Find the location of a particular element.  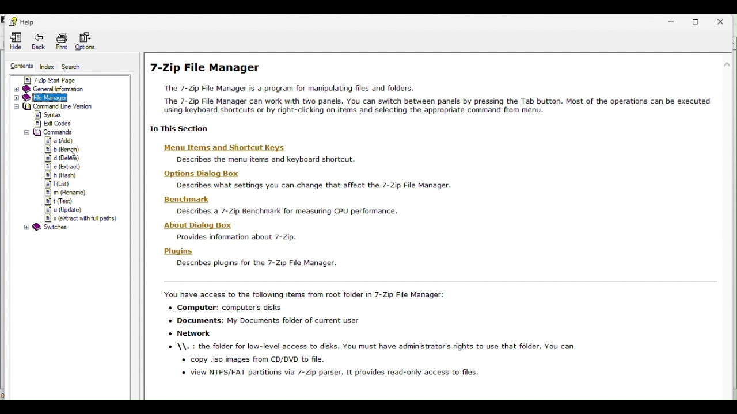

t is located at coordinates (65, 201).